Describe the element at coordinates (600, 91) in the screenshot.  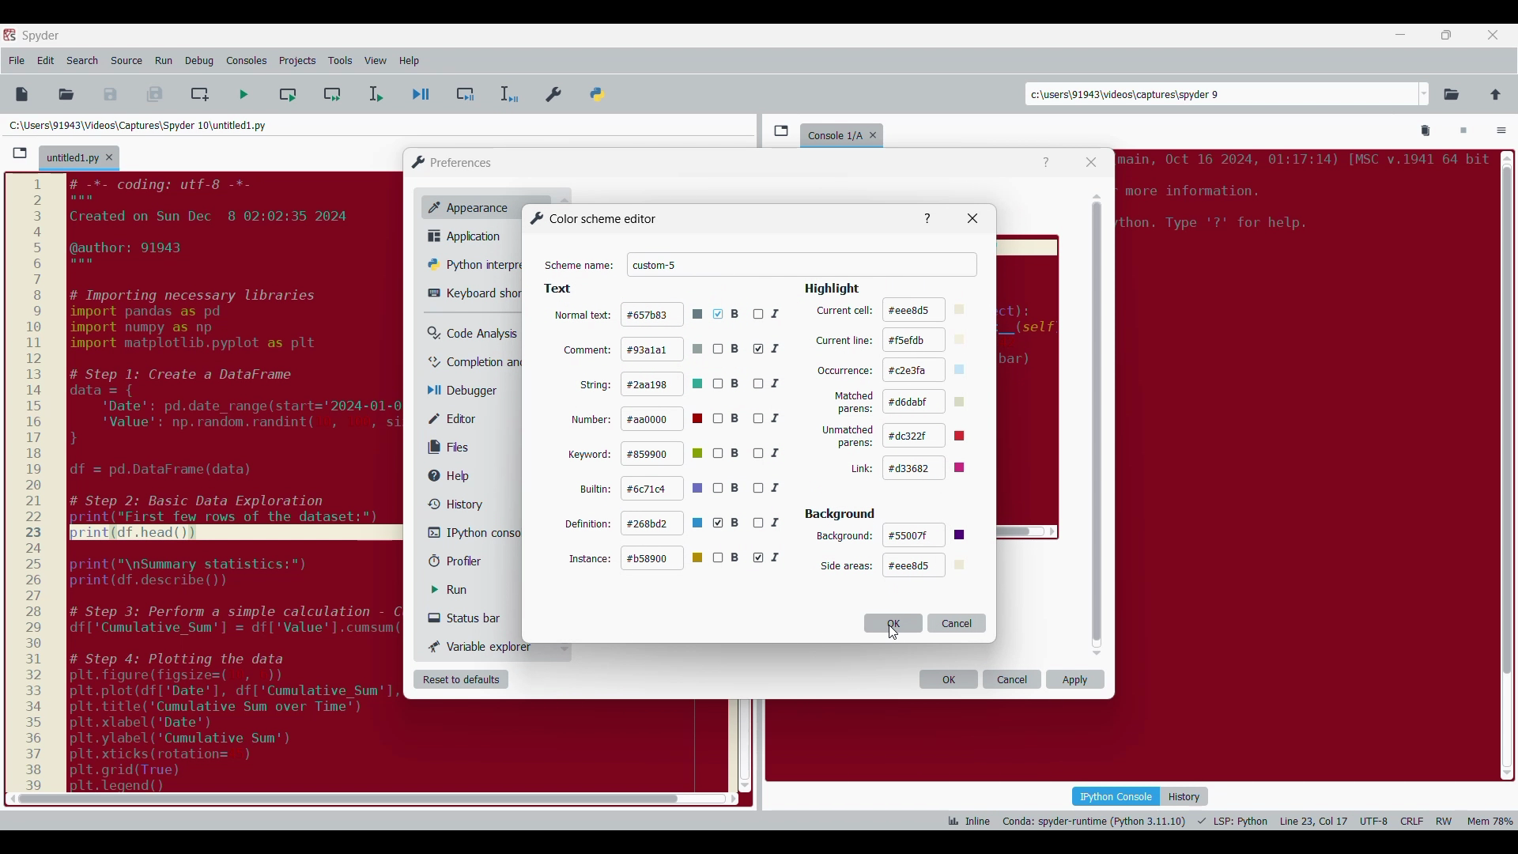
I see `PYTHONPATH manager` at that location.